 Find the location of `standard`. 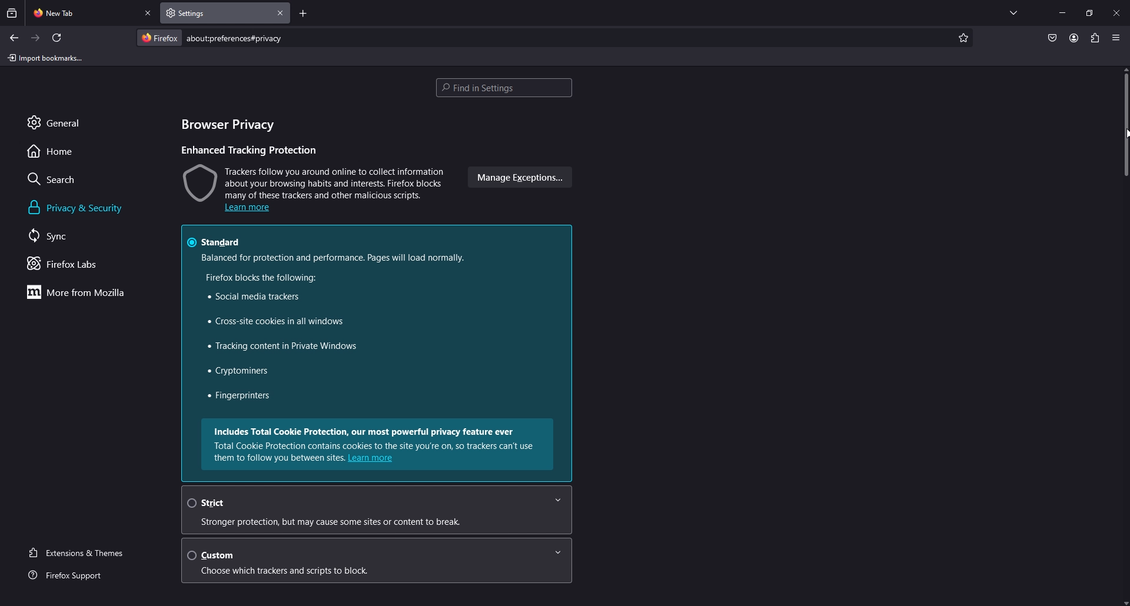

standard is located at coordinates (218, 241).